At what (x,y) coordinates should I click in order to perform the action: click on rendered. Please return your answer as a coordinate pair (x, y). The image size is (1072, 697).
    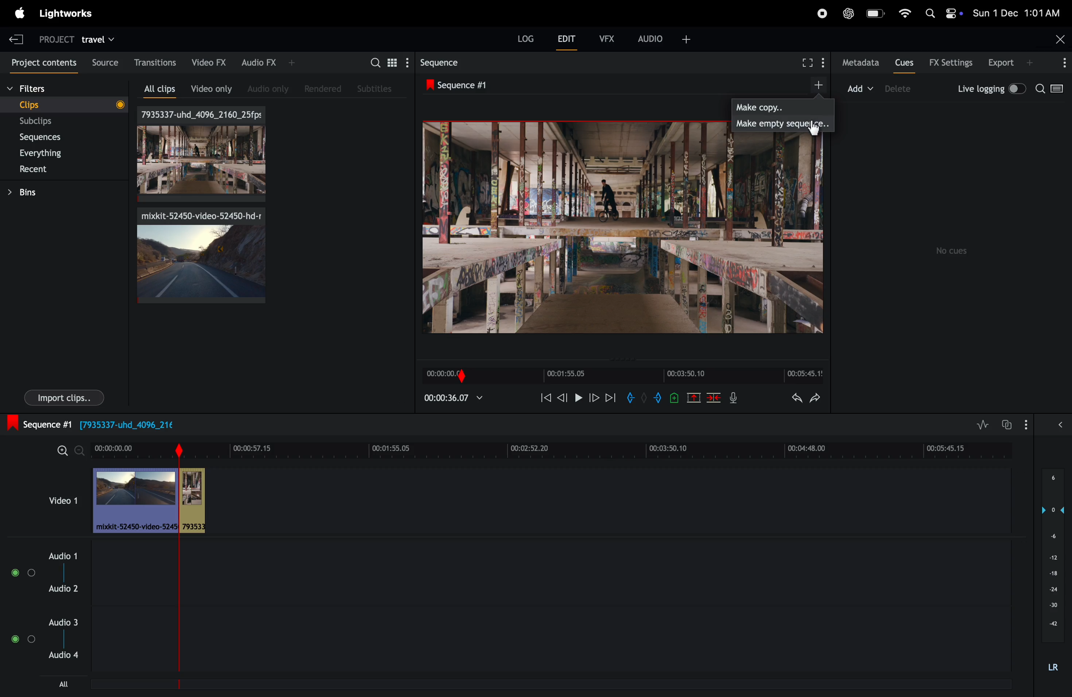
    Looking at the image, I should click on (323, 88).